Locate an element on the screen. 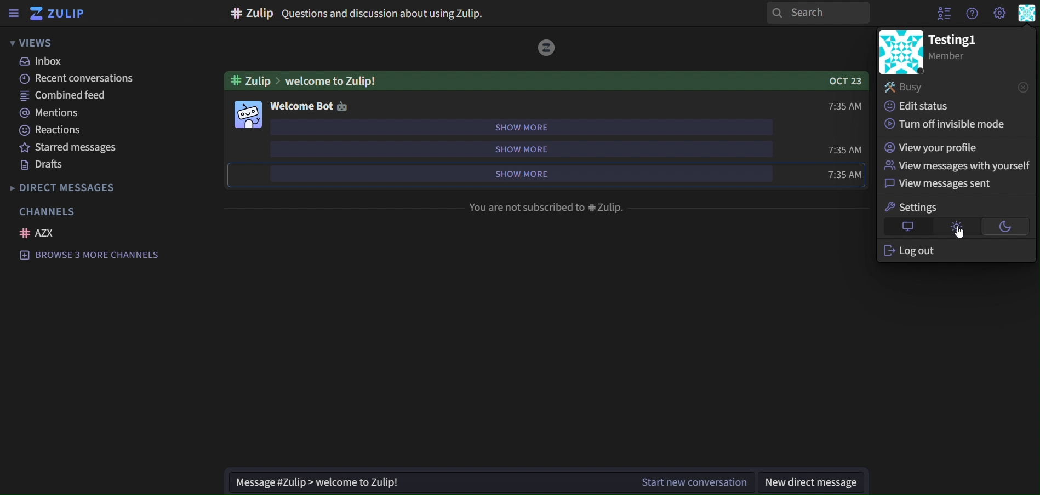 This screenshot has height=495, width=1040. welcome bot is located at coordinates (311, 105).